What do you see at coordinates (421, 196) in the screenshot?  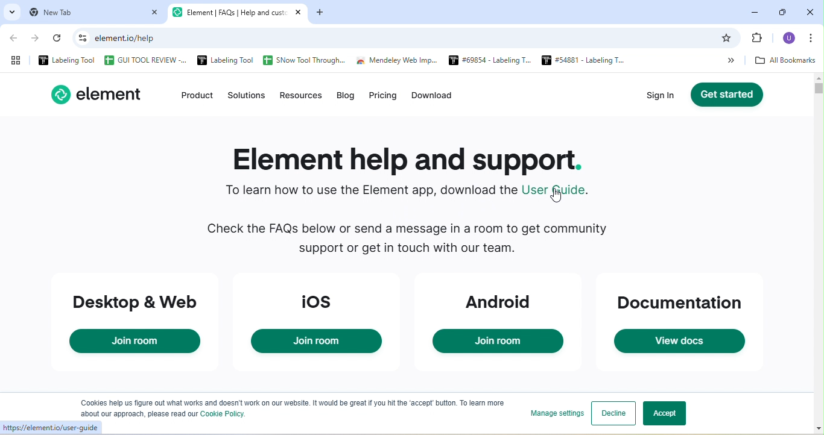 I see `To learn how to use the Element app, download the User guide.` at bounding box center [421, 196].